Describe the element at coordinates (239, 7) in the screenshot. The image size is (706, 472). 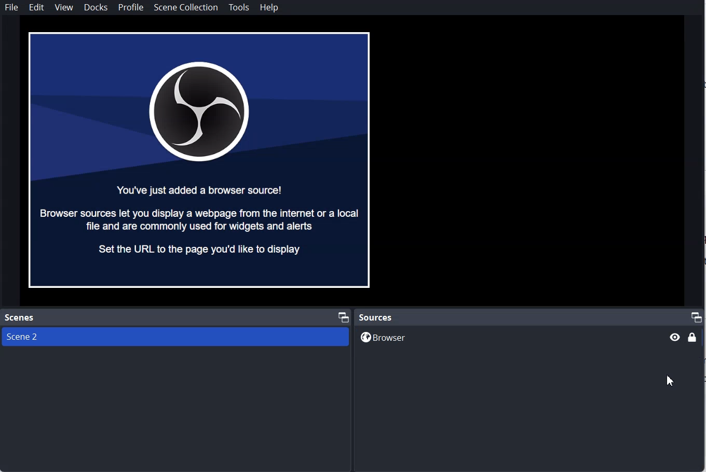
I see `Tools` at that location.